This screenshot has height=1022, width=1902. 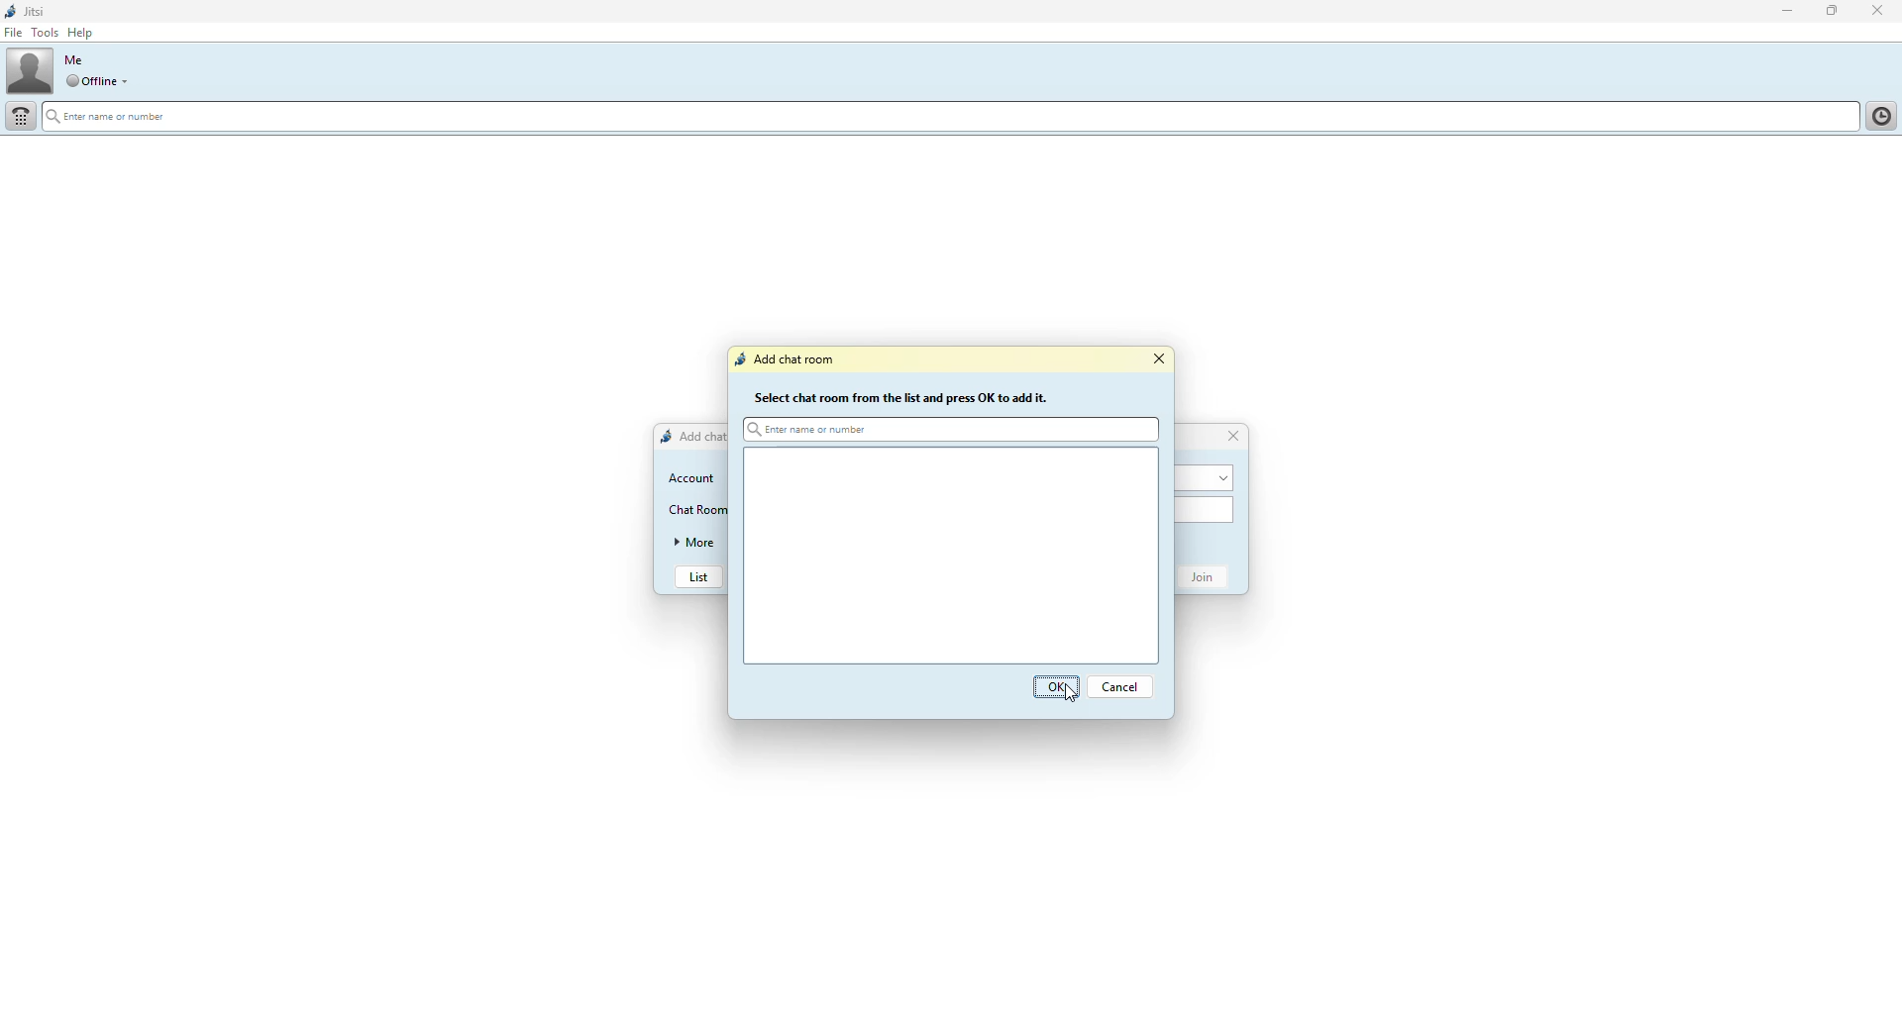 What do you see at coordinates (90, 80) in the screenshot?
I see `offline` at bounding box center [90, 80].